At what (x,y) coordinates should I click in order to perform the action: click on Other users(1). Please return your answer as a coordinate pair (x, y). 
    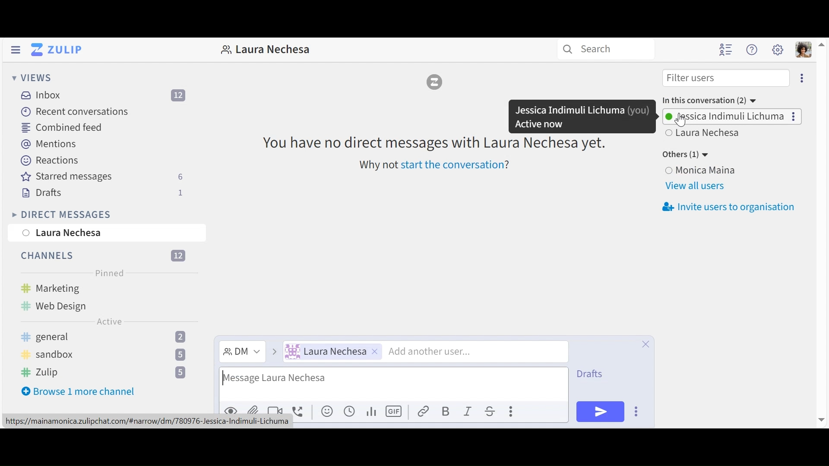
    Looking at the image, I should click on (688, 155).